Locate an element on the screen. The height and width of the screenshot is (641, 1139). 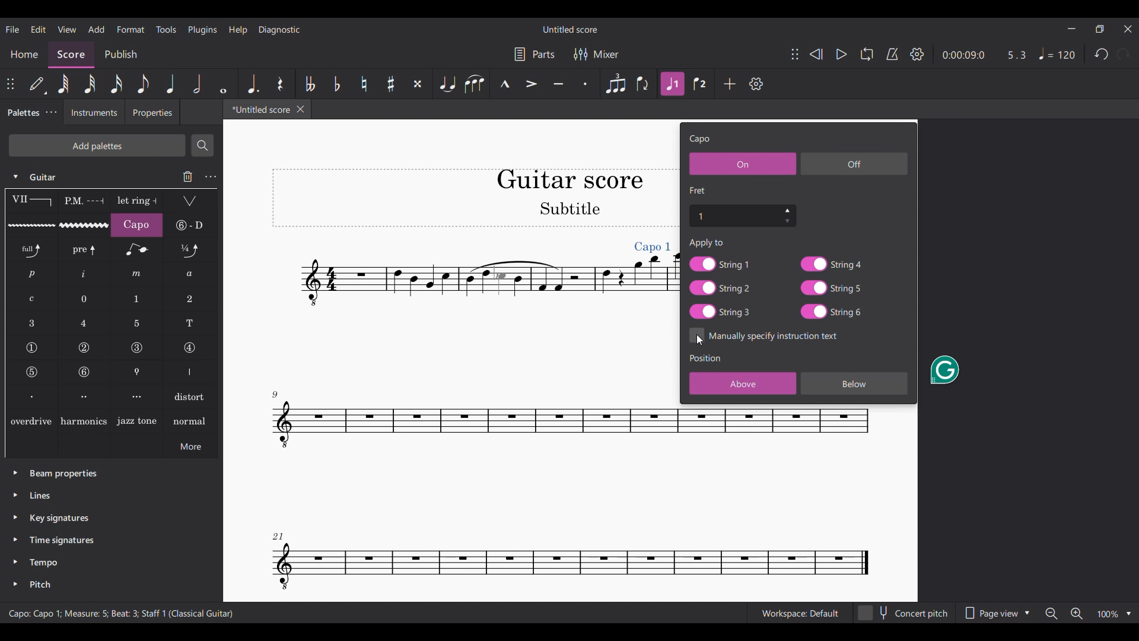
Highlighted after current selection is located at coordinates (673, 84).